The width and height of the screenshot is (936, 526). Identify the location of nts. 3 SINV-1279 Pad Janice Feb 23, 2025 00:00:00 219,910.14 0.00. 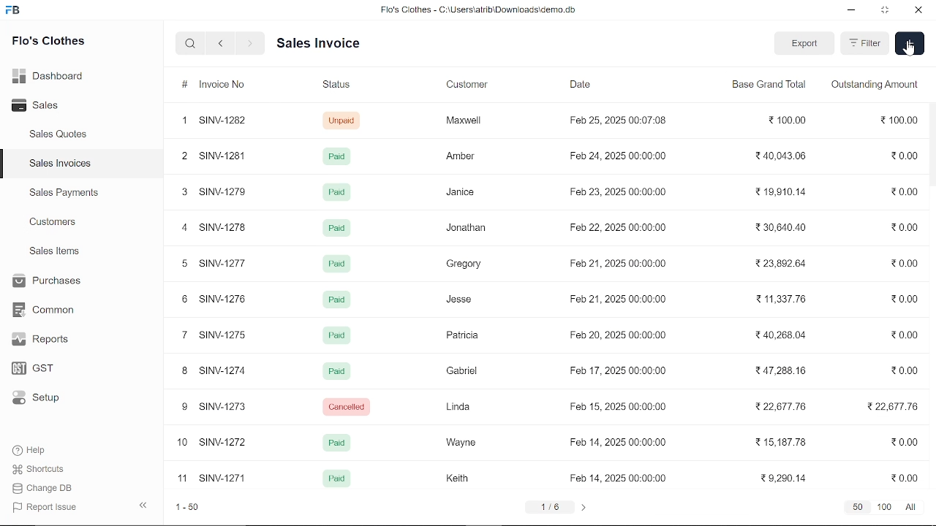
(551, 194).